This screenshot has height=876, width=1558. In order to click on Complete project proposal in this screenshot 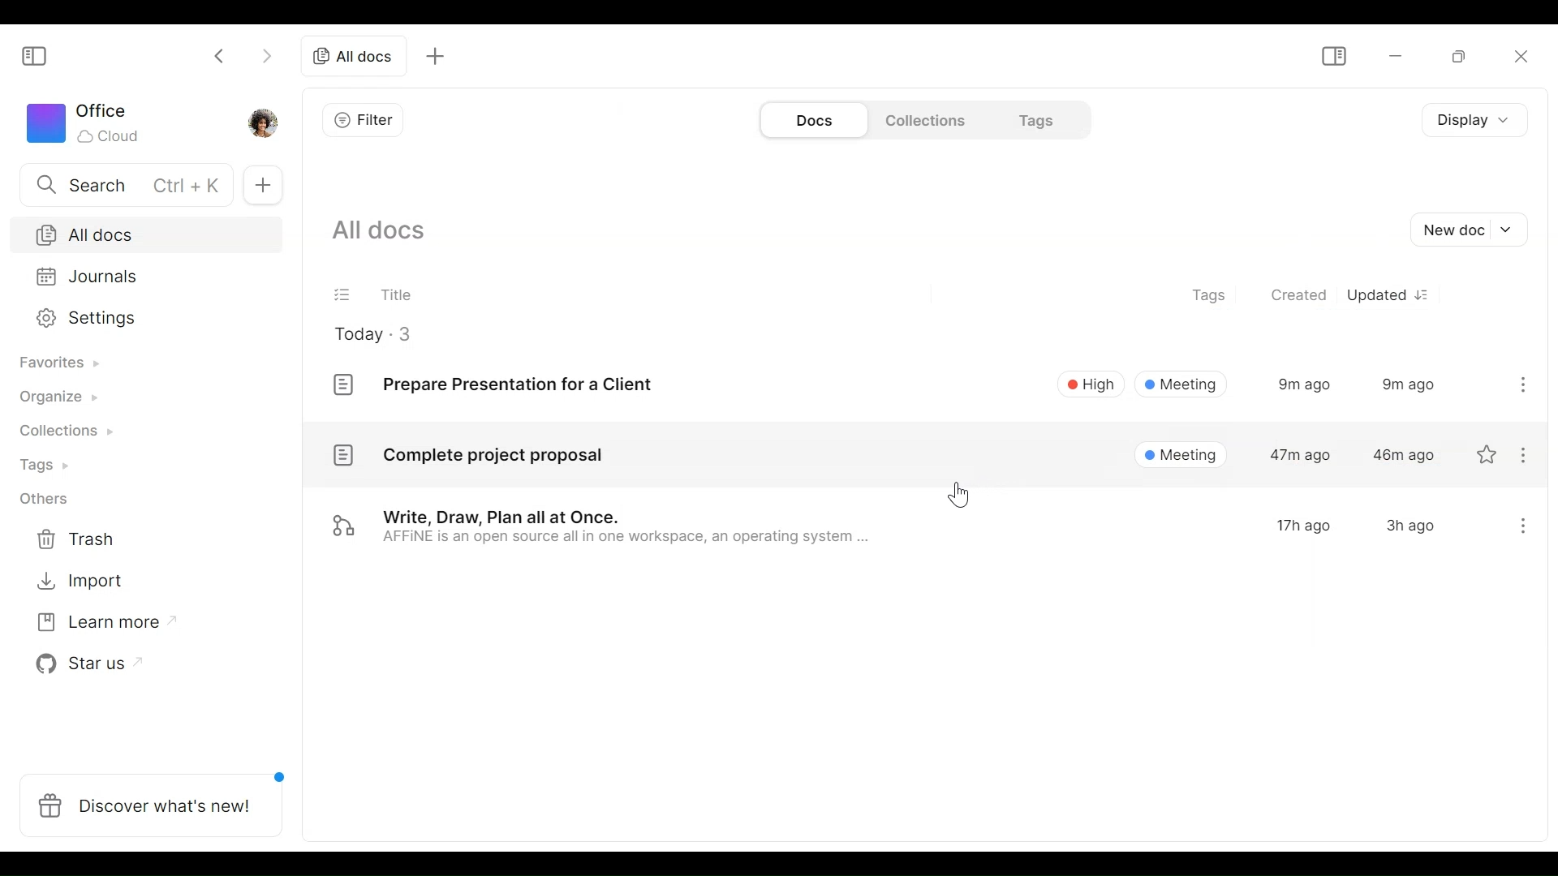, I will do `click(469, 460)`.